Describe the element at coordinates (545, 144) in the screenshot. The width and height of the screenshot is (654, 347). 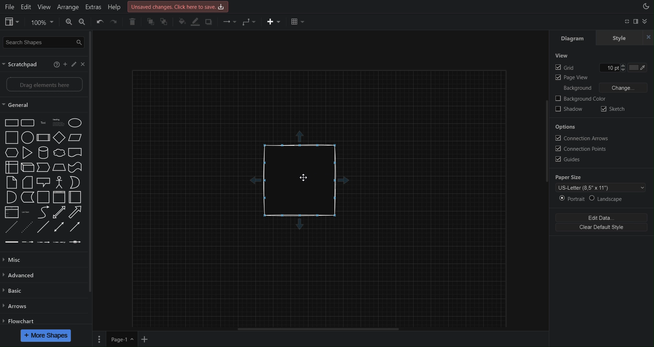
I see `Scrollbar` at that location.